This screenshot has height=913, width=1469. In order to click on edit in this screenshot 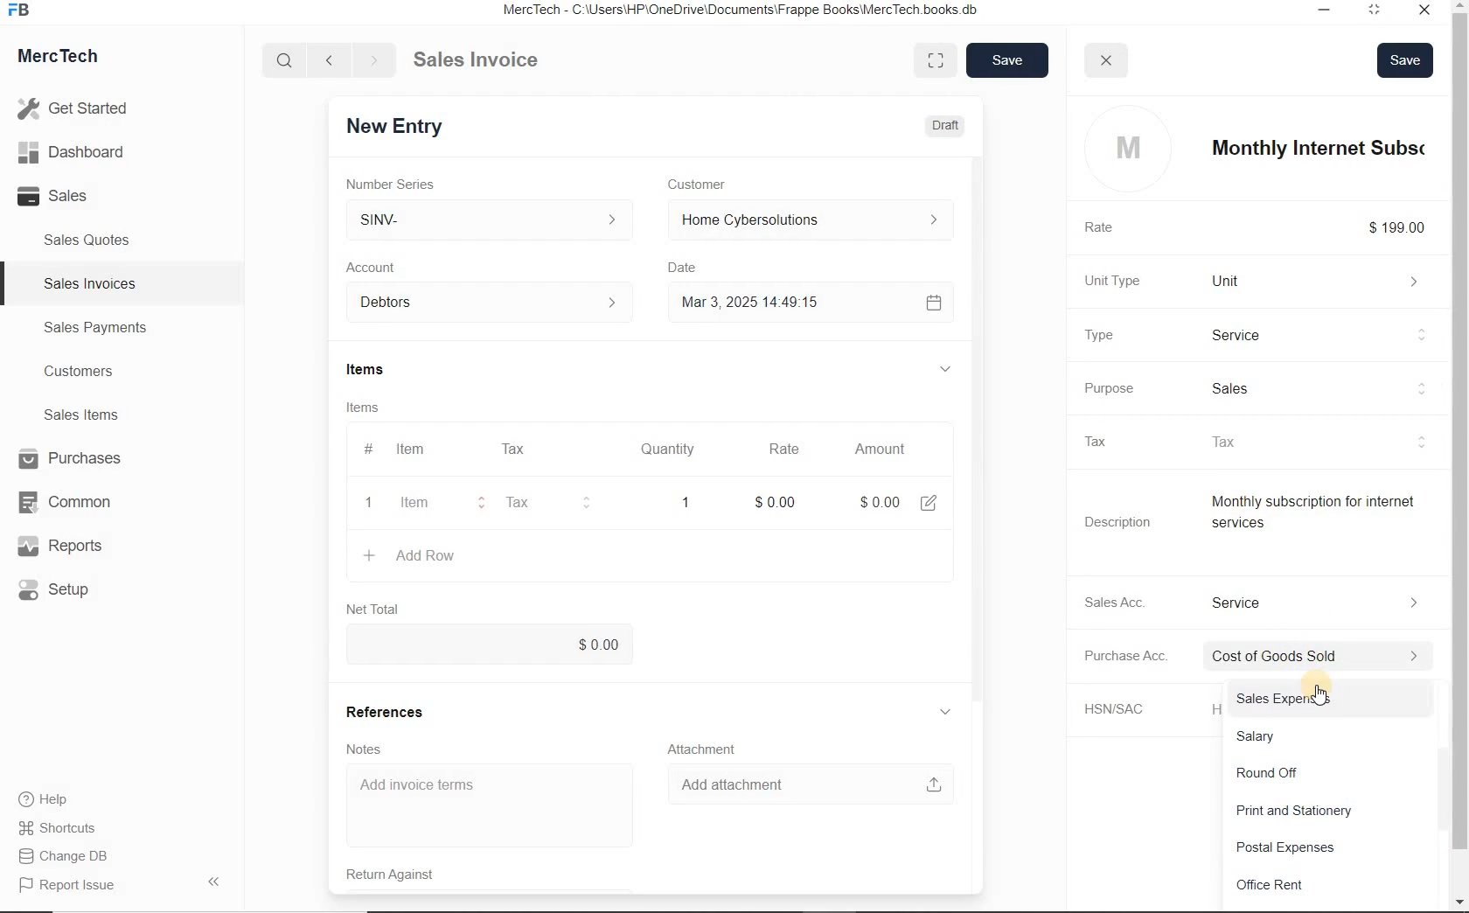, I will do `click(936, 501)`.